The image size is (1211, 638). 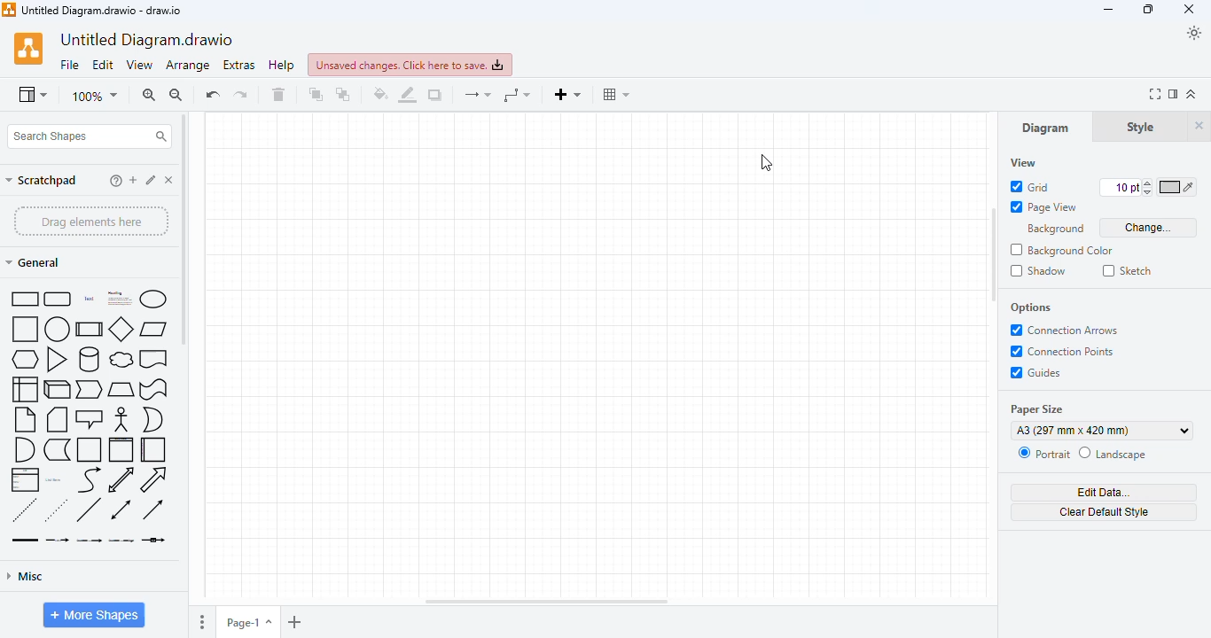 I want to click on actor, so click(x=121, y=419).